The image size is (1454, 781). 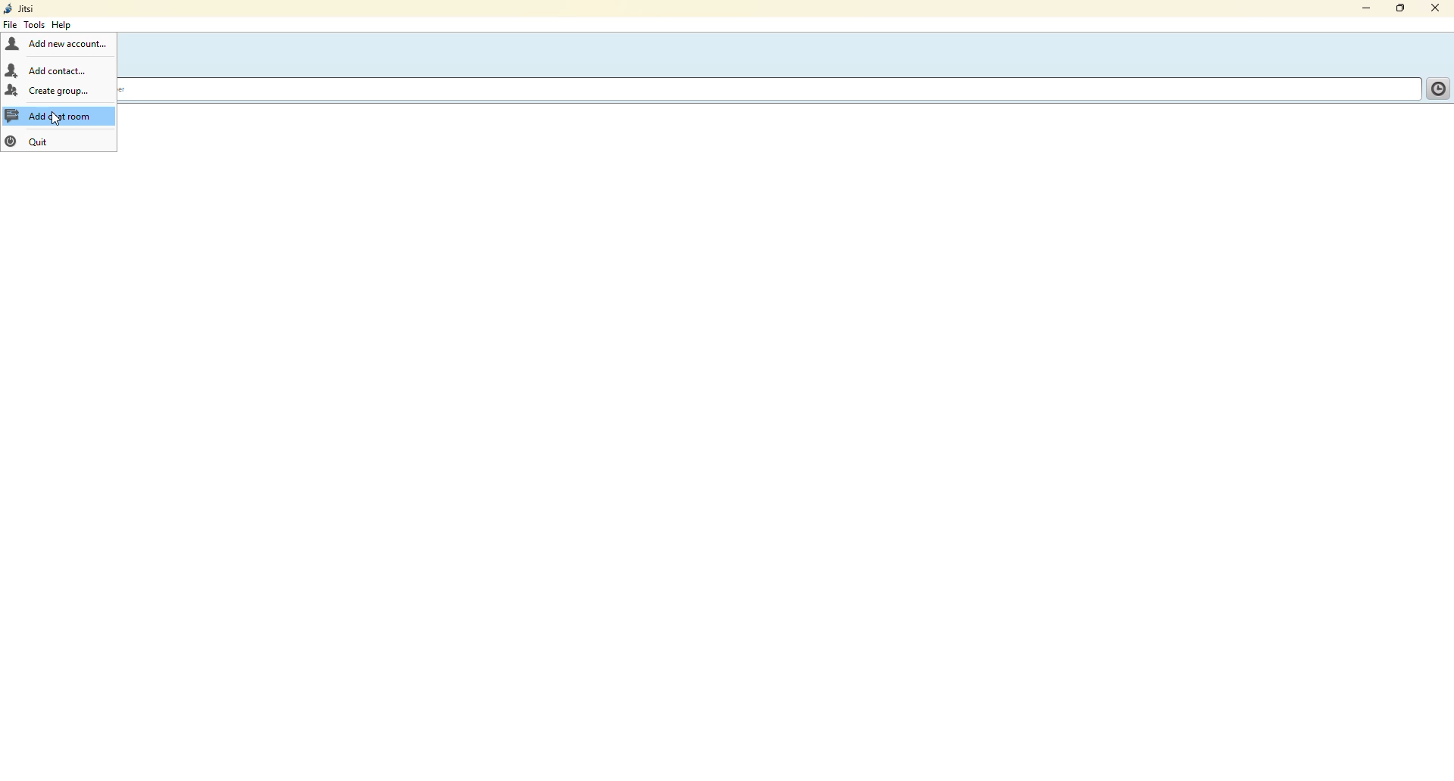 What do you see at coordinates (1437, 6) in the screenshot?
I see `close` at bounding box center [1437, 6].